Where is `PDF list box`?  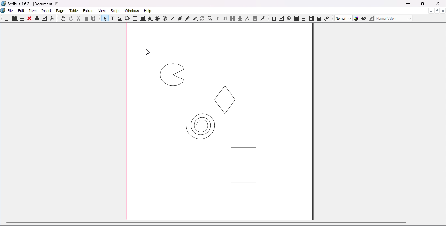 PDF list box is located at coordinates (311, 18).